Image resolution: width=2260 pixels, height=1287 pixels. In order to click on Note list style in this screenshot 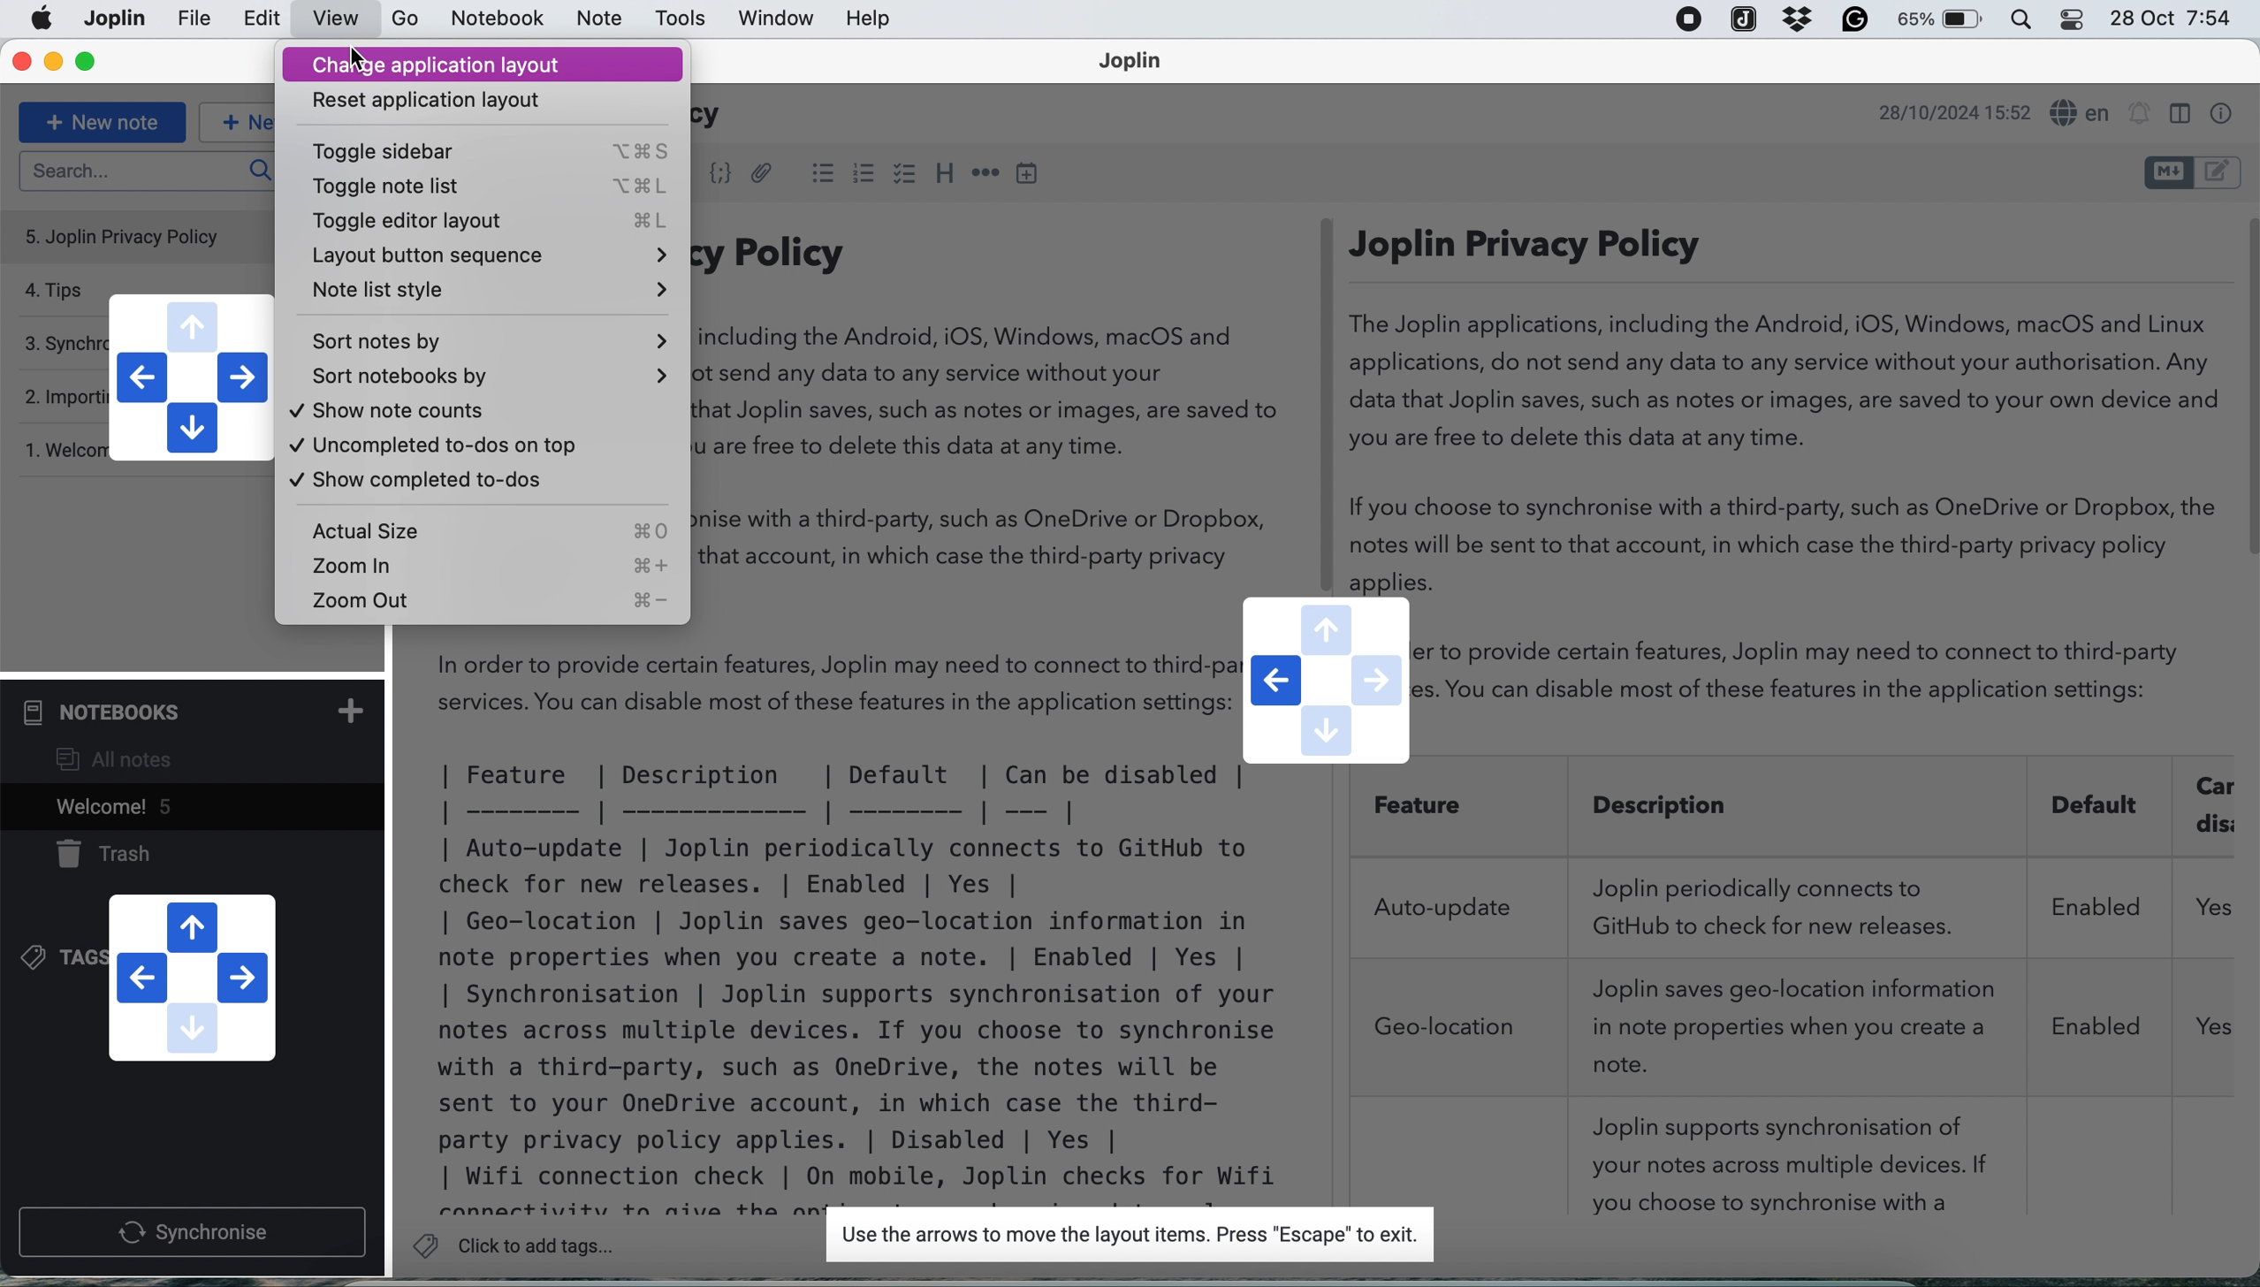, I will do `click(488, 294)`.